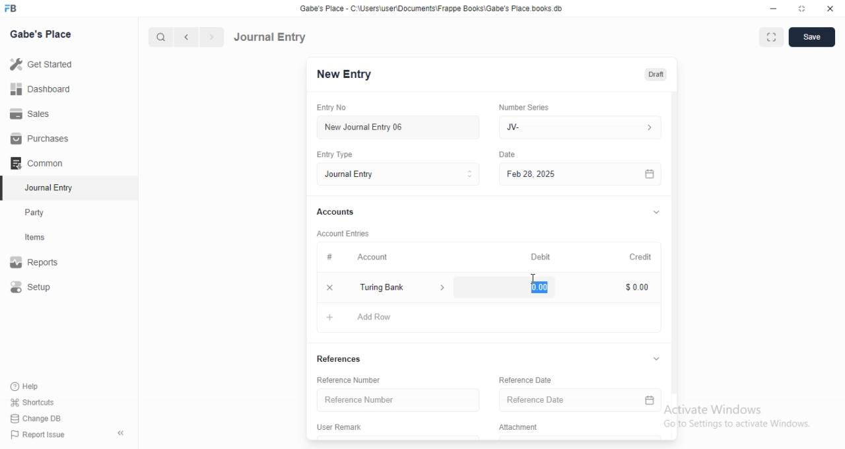  What do you see at coordinates (42, 113) in the screenshot?
I see `Sales` at bounding box center [42, 113].